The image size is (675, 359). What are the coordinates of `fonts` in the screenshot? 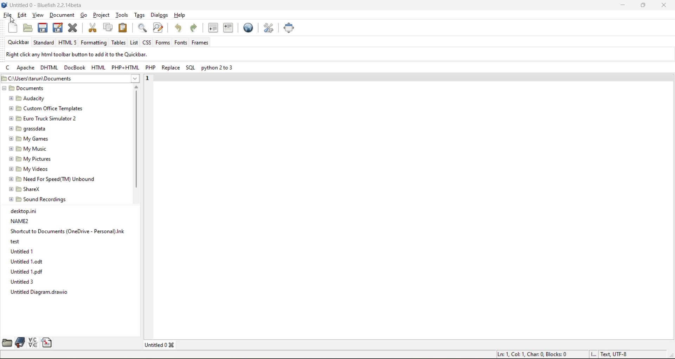 It's located at (180, 42).